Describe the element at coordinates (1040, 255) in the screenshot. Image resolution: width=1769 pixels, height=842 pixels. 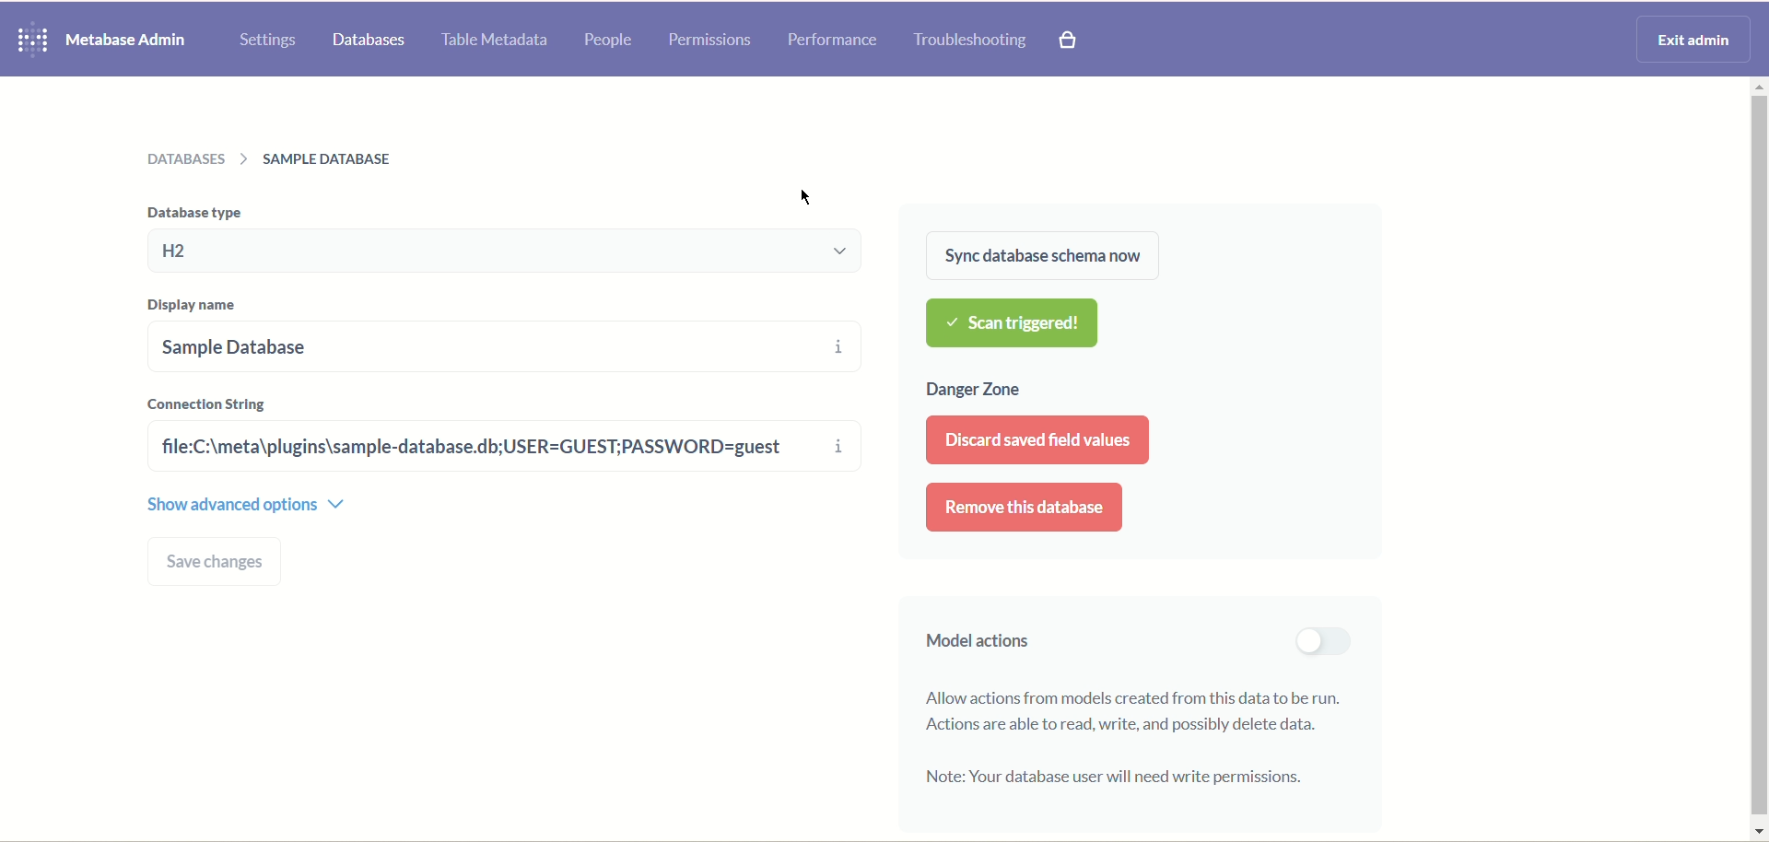
I see `sync databases schema now` at that location.